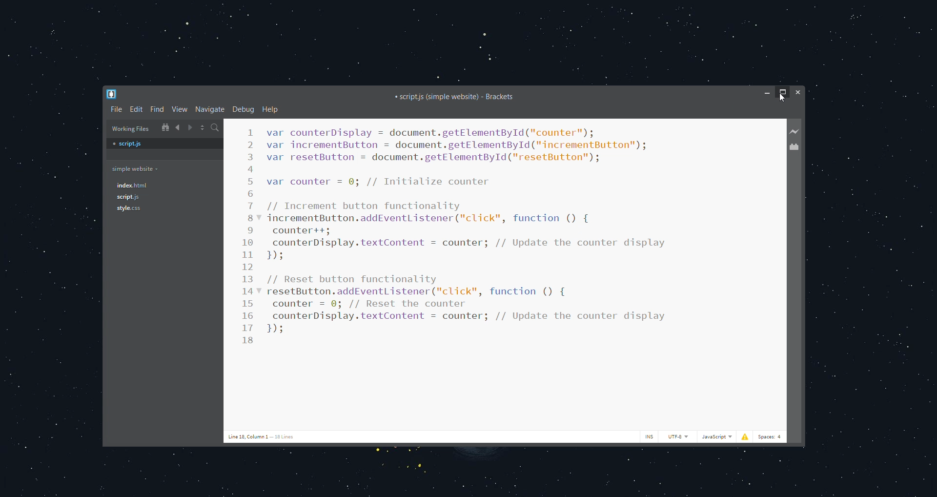 This screenshot has height=497, width=937. I want to click on navigate, so click(211, 110).